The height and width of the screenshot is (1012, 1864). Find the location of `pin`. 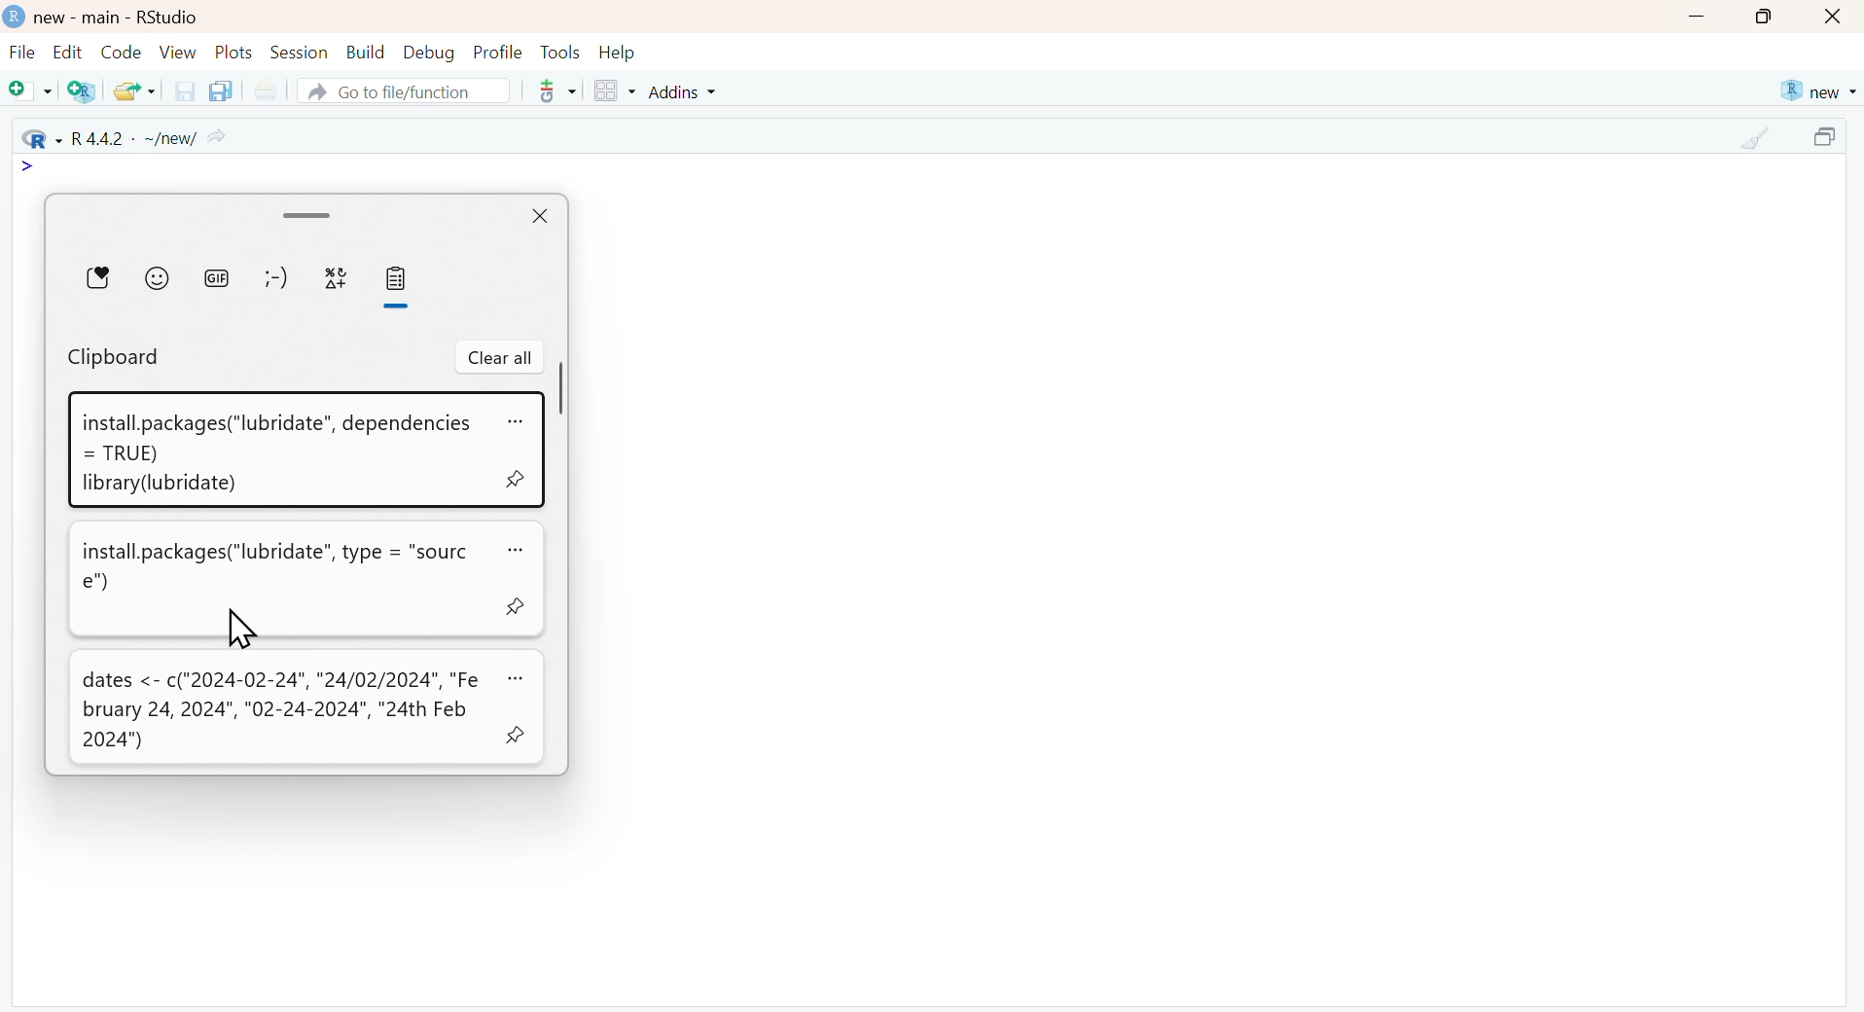

pin is located at coordinates (516, 737).